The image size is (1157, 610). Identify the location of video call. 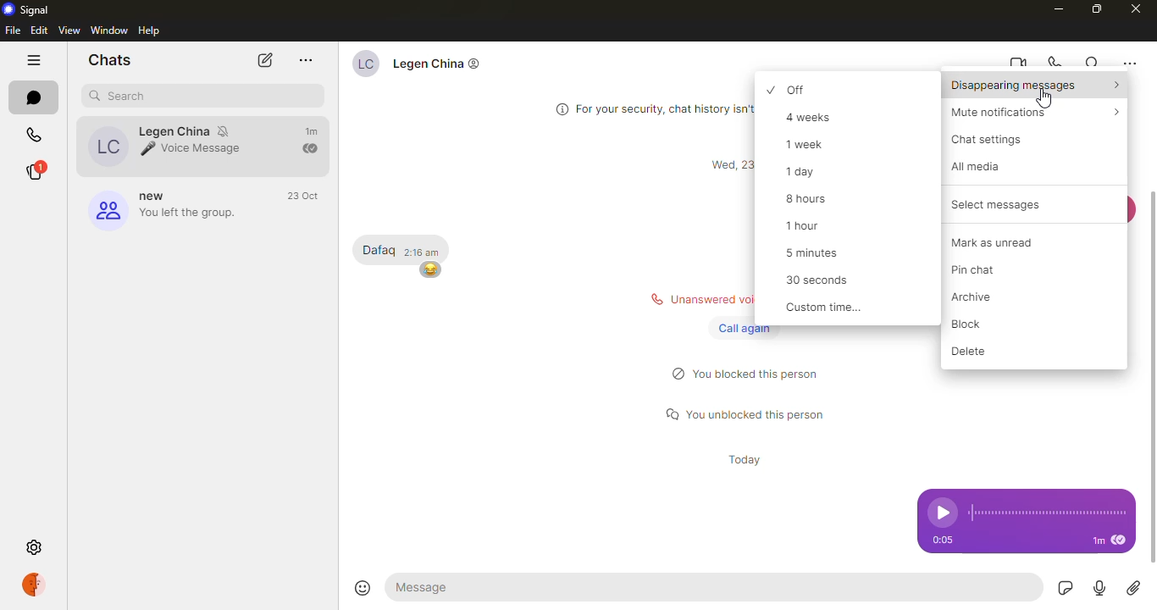
(1017, 63).